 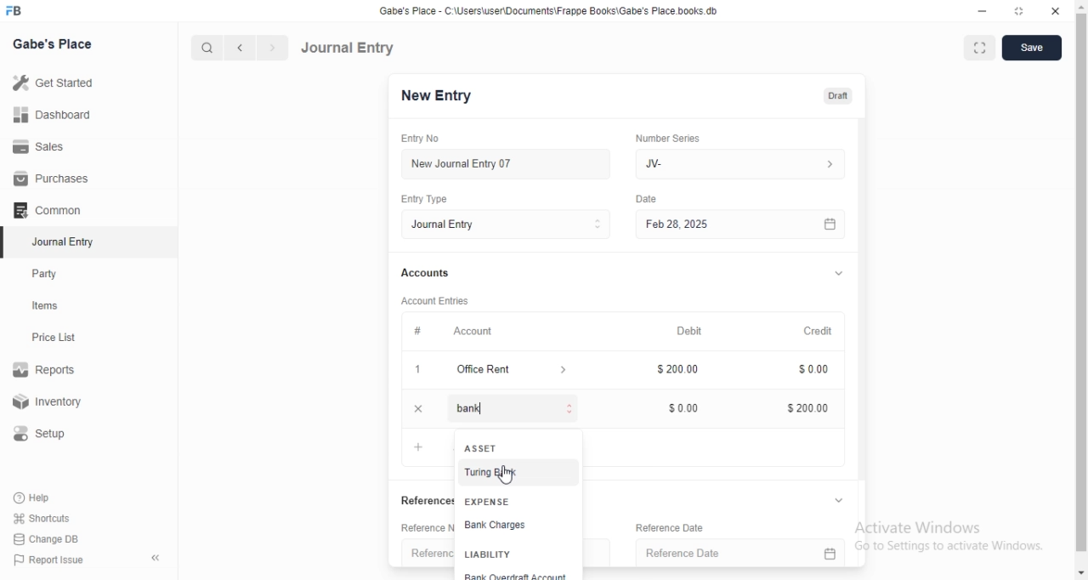 What do you see at coordinates (490, 554) in the screenshot?
I see `liability` at bounding box center [490, 554].